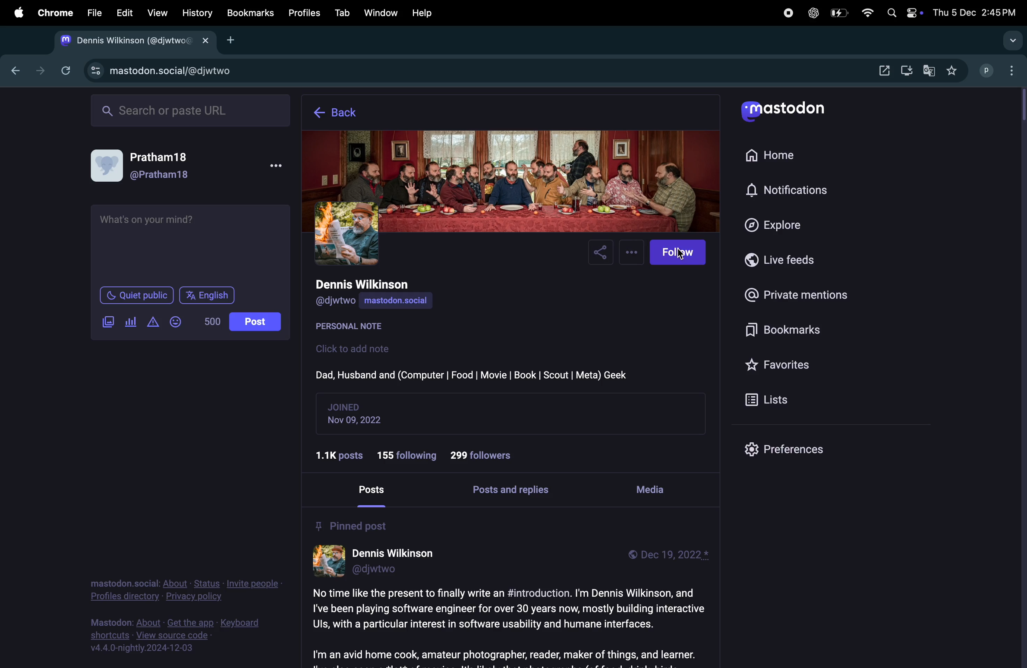 This screenshot has height=668, width=1027. Describe the element at coordinates (903, 12) in the screenshot. I see `apple widgets` at that location.